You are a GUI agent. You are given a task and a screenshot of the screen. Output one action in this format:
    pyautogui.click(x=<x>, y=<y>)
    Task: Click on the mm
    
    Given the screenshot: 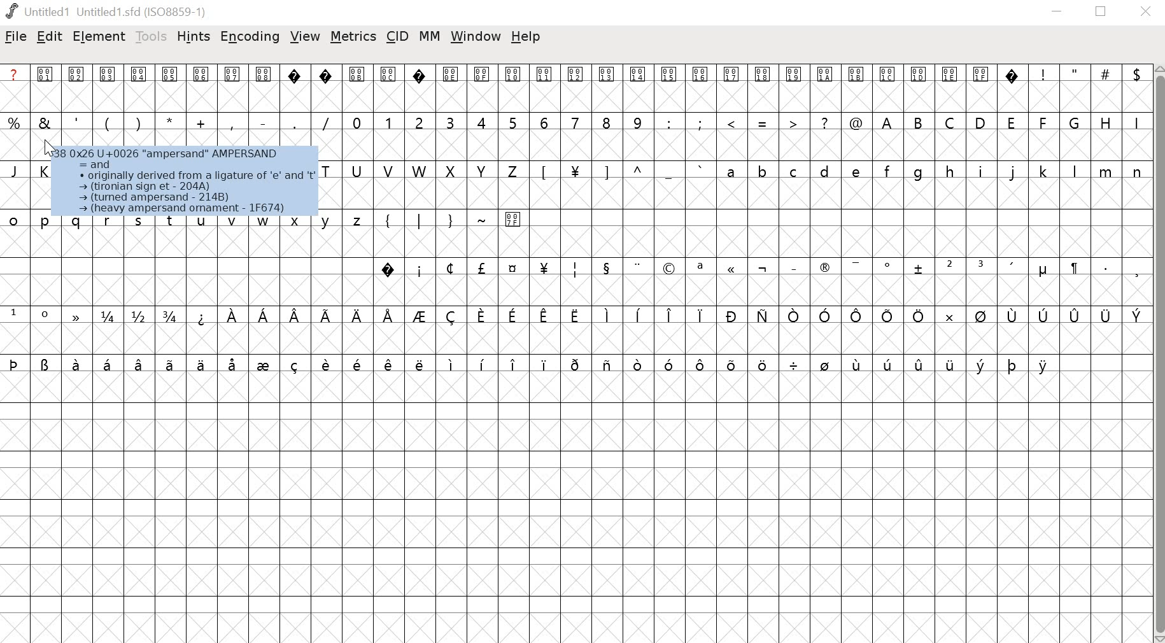 What is the action you would take?
    pyautogui.click(x=430, y=36)
    